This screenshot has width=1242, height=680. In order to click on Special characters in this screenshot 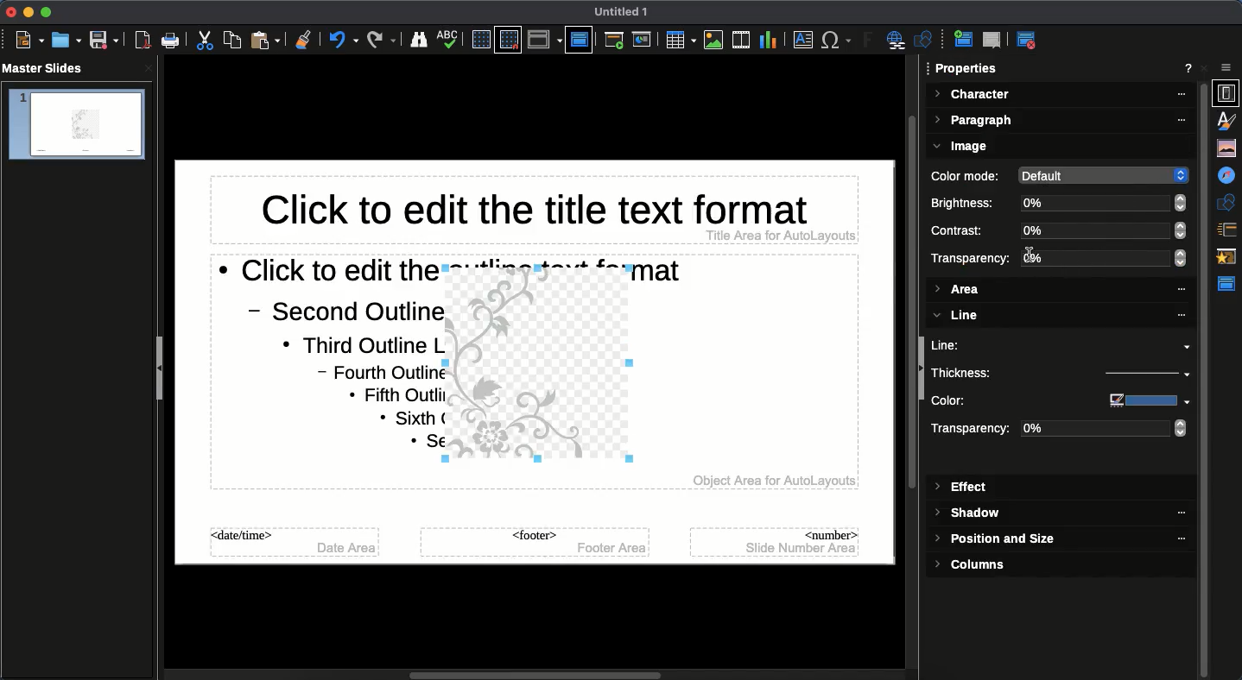, I will do `click(837, 41)`.